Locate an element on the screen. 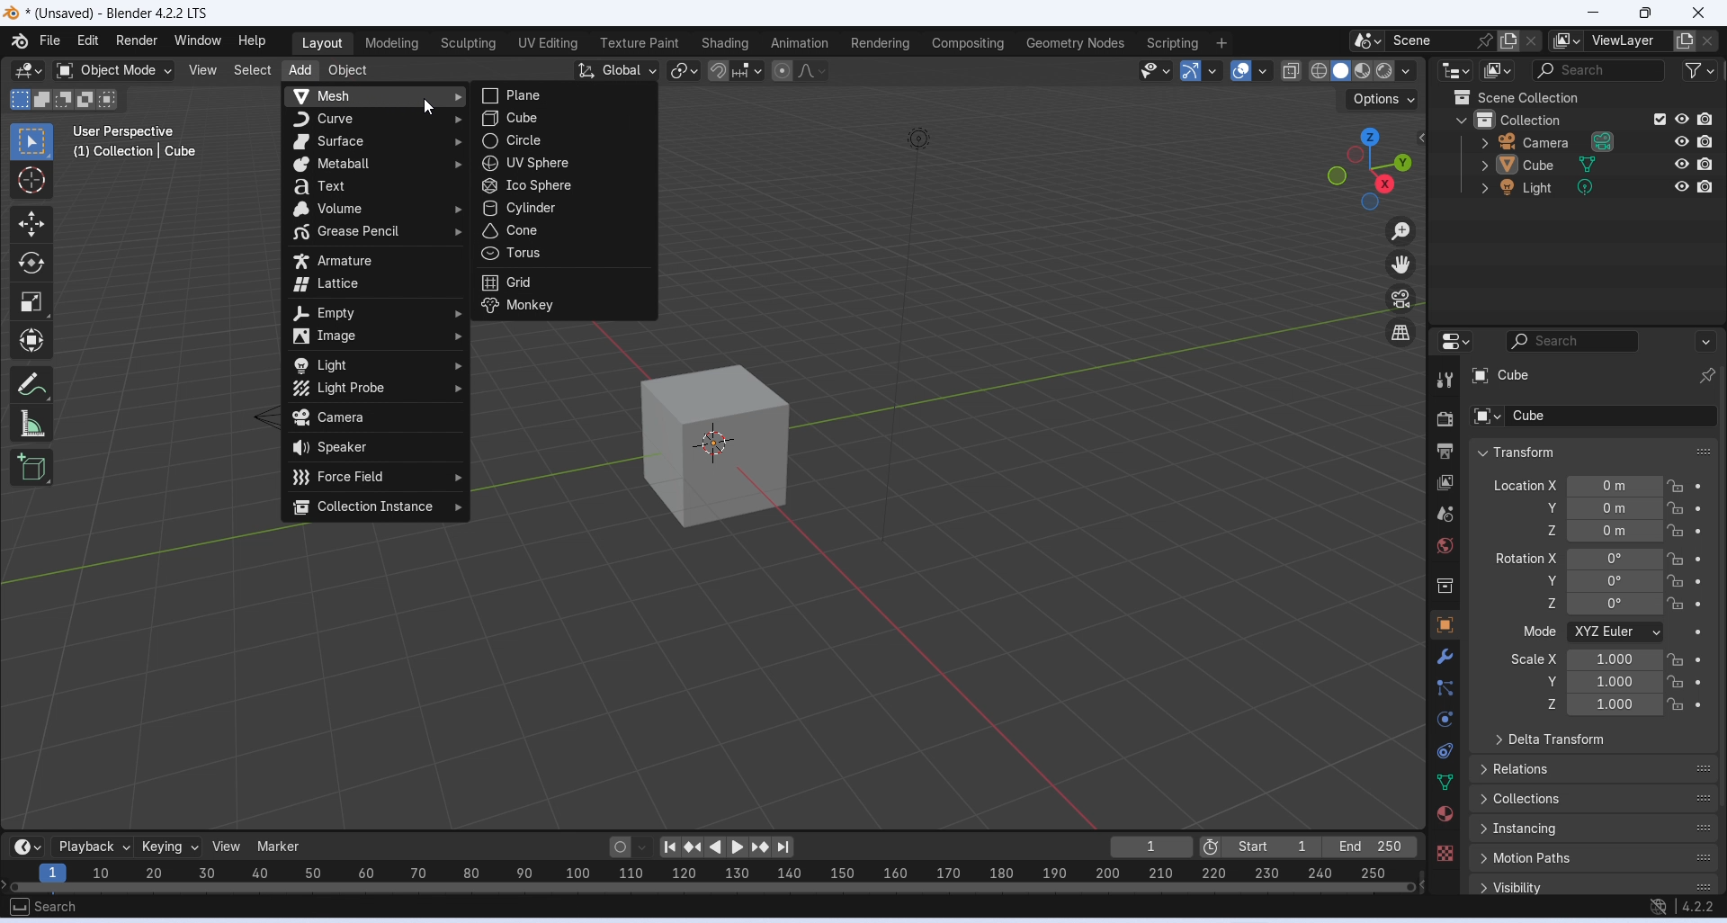 The height and width of the screenshot is (923, 1727). auto edit is located at coordinates (631, 846).